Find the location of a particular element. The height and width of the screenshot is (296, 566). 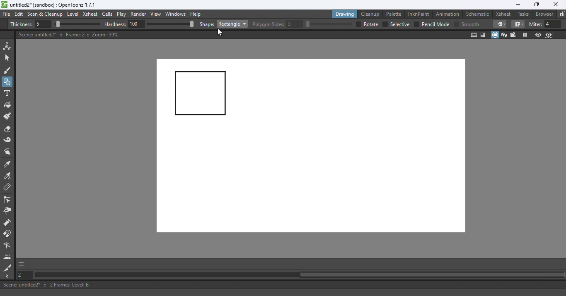

Windows is located at coordinates (176, 14).